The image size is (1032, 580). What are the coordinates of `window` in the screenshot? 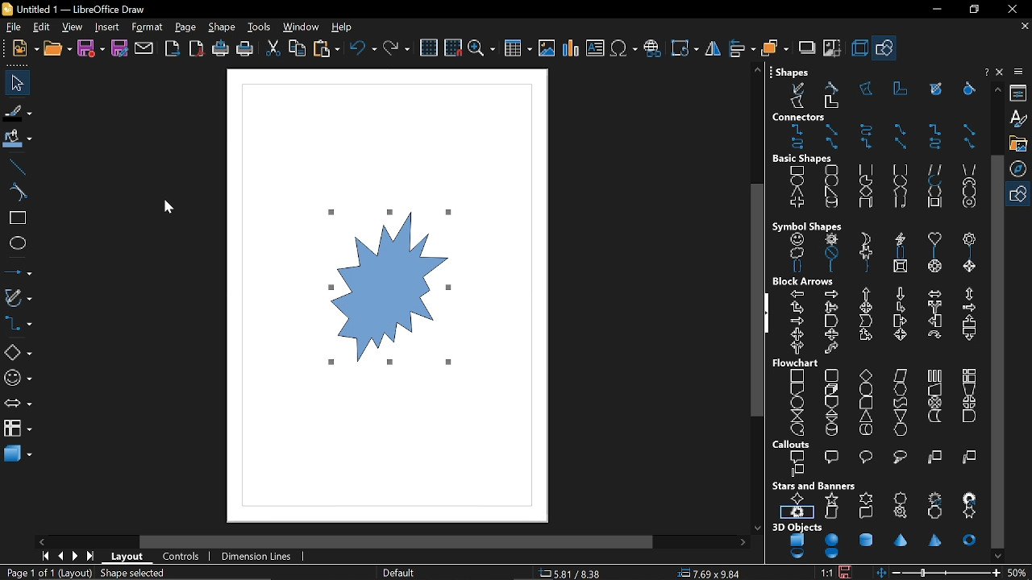 It's located at (302, 27).